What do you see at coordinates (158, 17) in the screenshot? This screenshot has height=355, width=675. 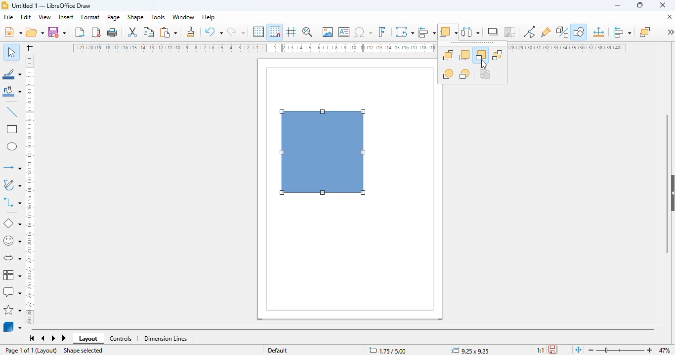 I see `tools ` at bounding box center [158, 17].